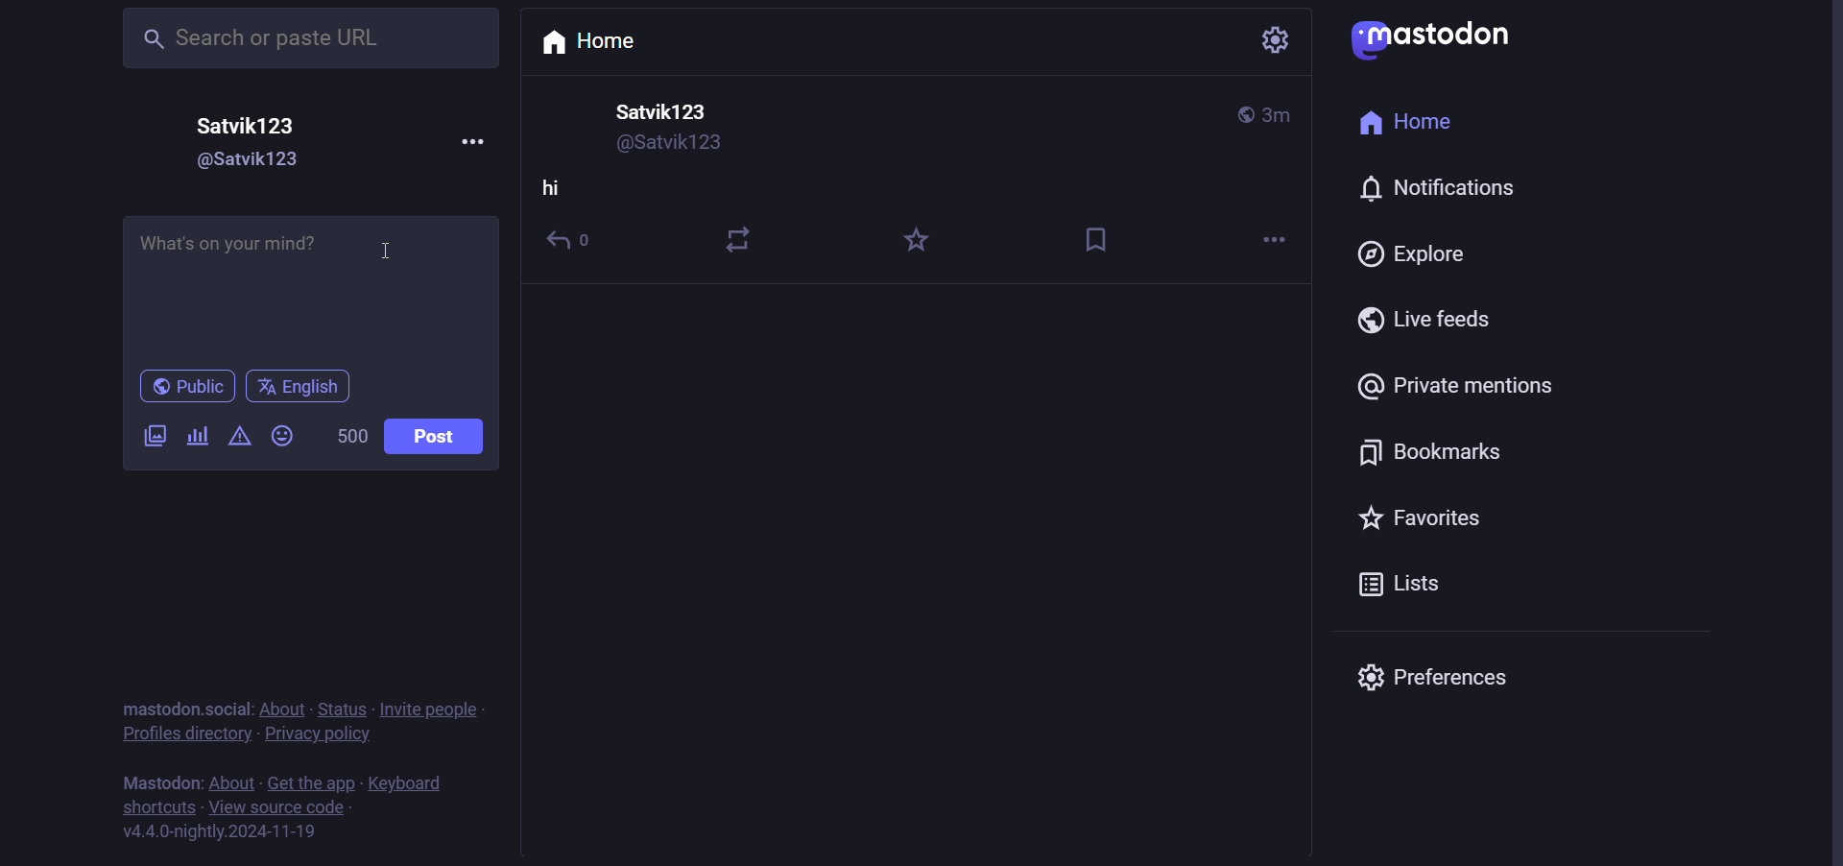 Image resolution: width=1843 pixels, height=866 pixels. I want to click on word limit, so click(351, 435).